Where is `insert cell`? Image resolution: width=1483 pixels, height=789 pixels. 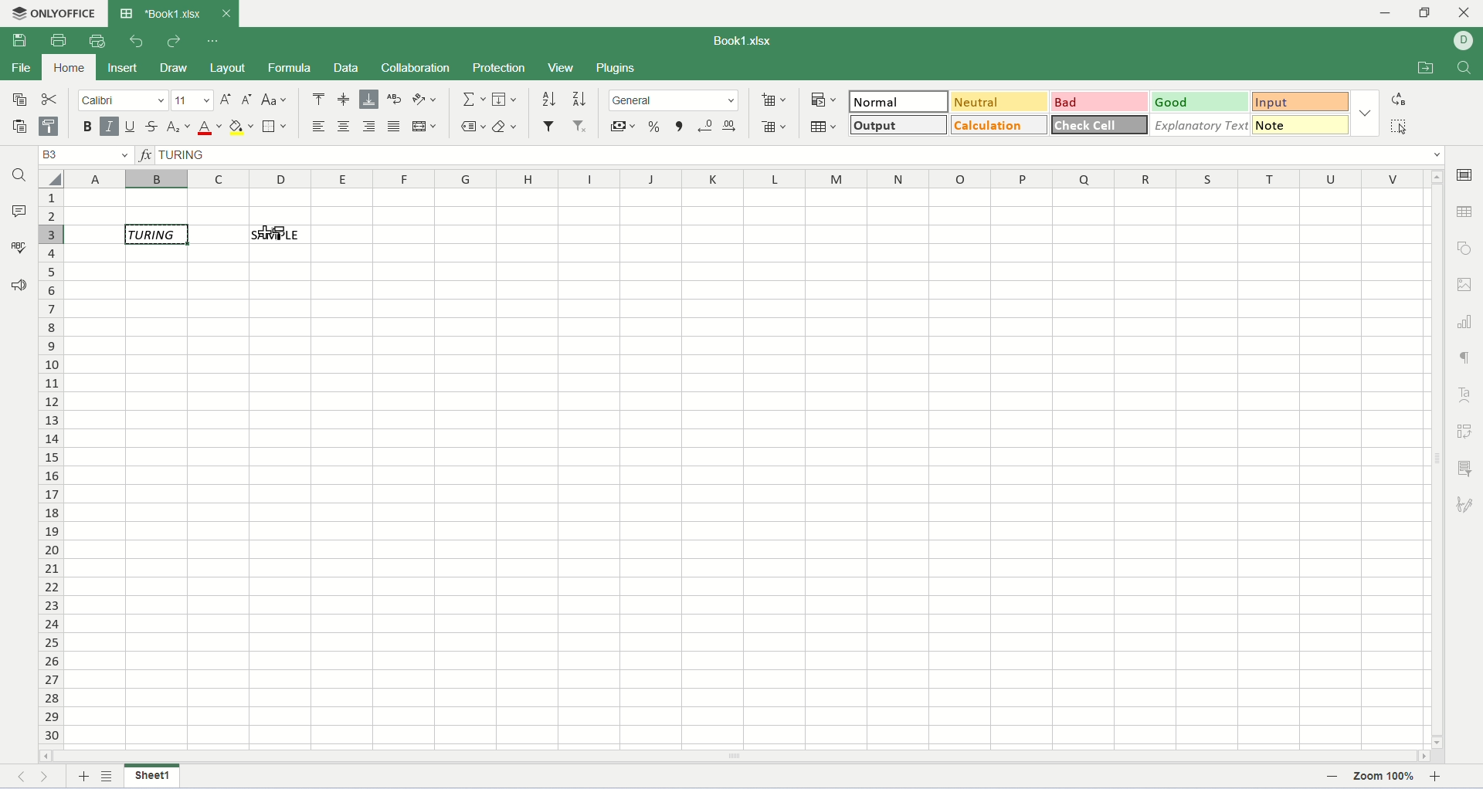 insert cell is located at coordinates (772, 100).